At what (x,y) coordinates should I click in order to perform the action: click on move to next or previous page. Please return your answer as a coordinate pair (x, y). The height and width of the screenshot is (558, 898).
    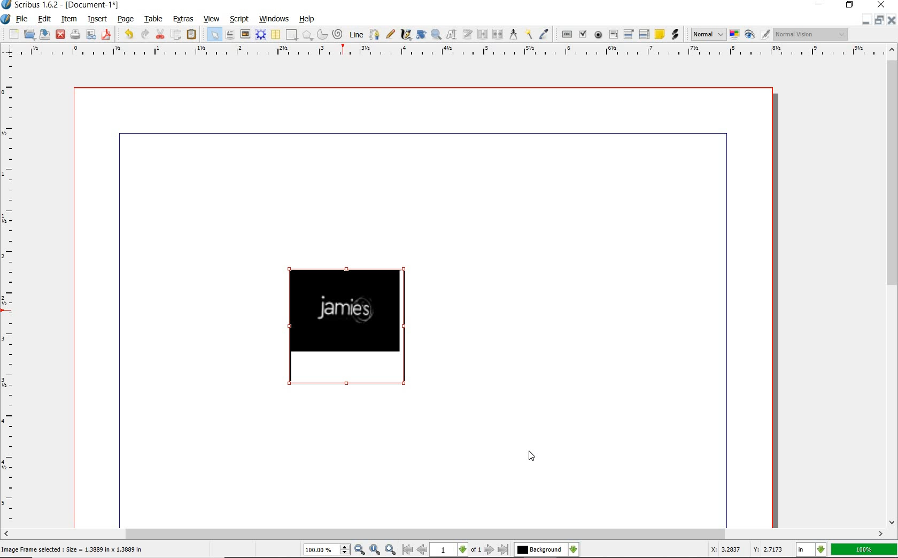
    Looking at the image, I should click on (455, 550).